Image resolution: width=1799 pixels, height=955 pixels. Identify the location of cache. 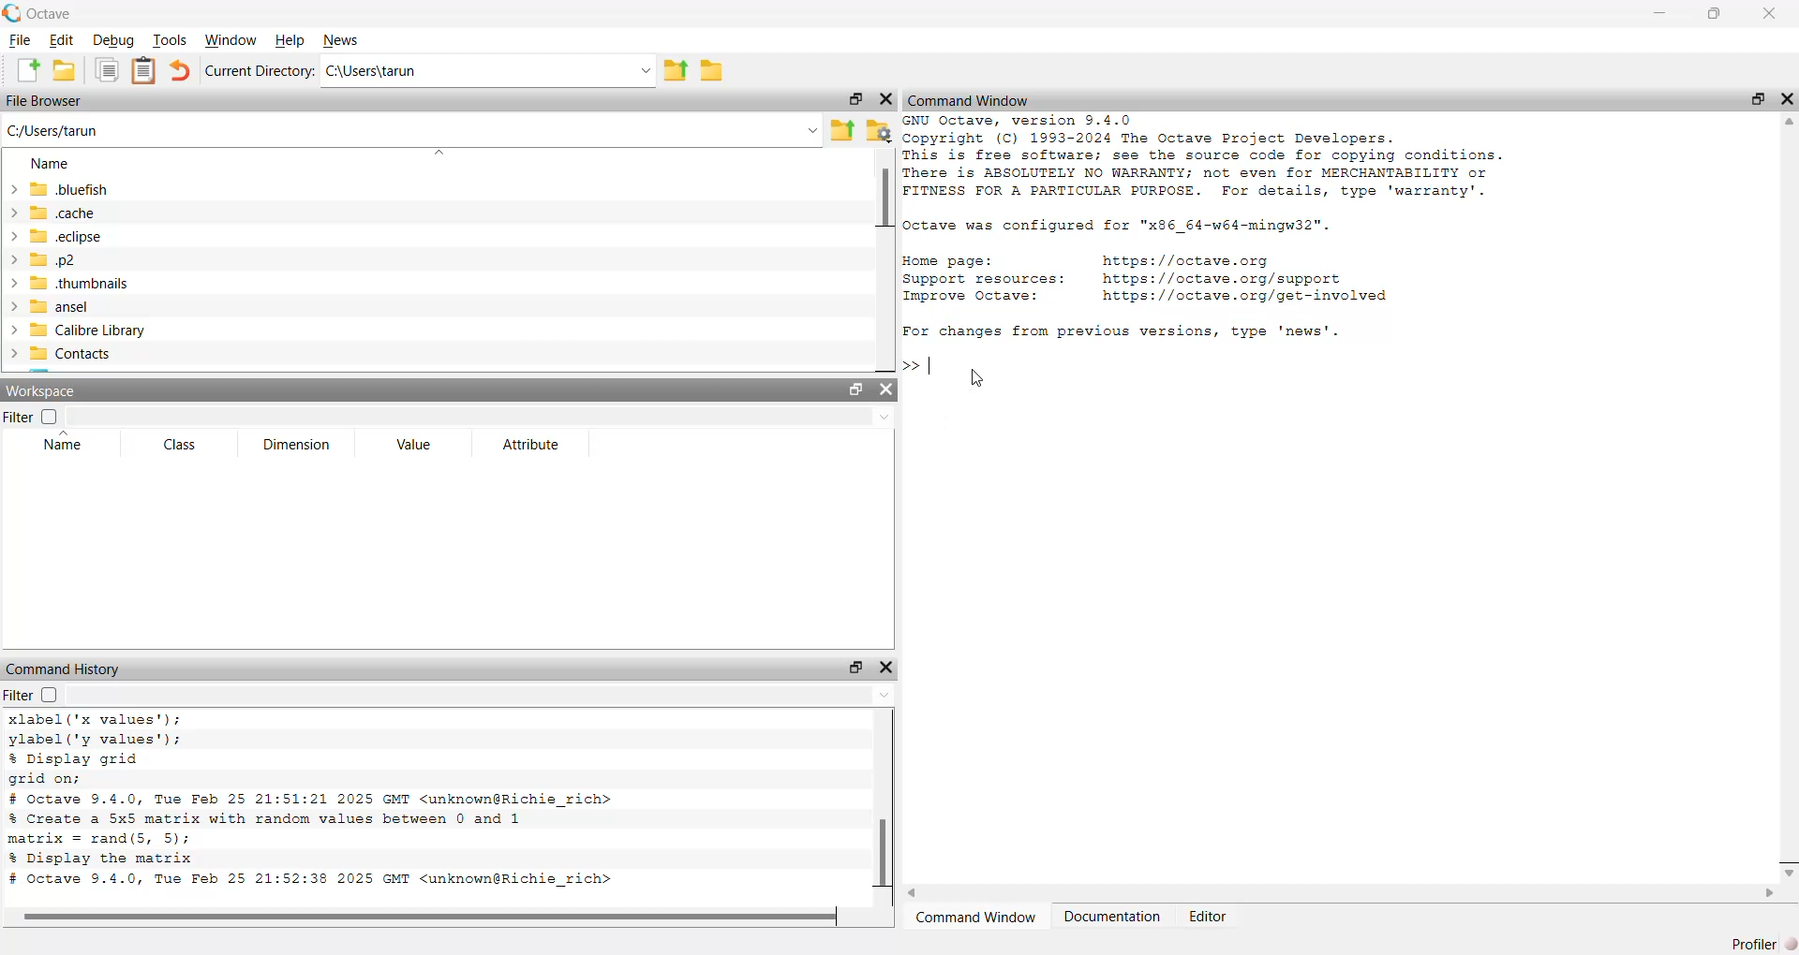
(53, 213).